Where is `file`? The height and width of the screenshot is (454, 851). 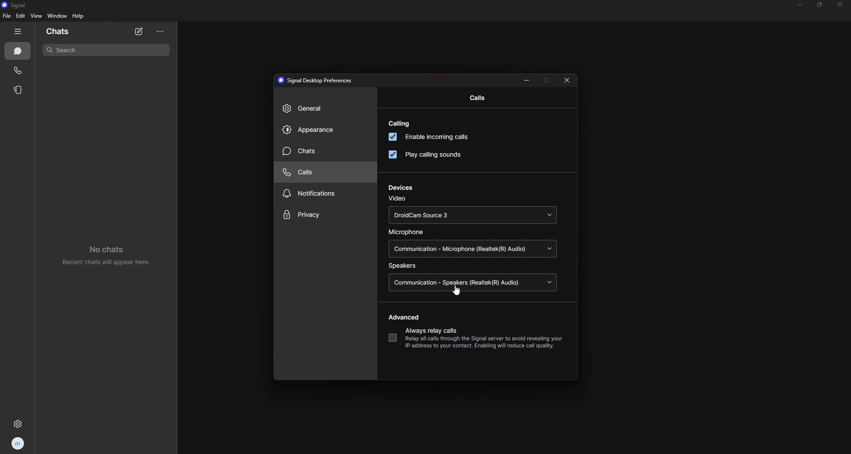 file is located at coordinates (7, 16).